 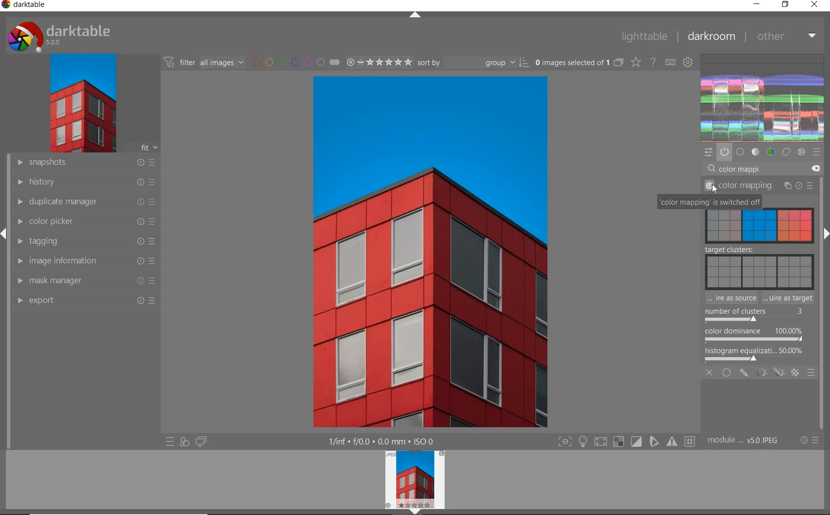 What do you see at coordinates (786, 37) in the screenshot?
I see `other` at bounding box center [786, 37].